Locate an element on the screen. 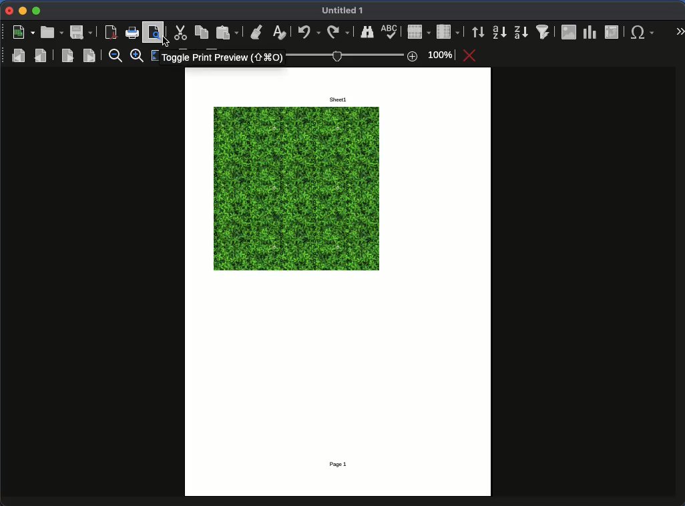 Image resolution: width=685 pixels, height=506 pixels. special character is located at coordinates (642, 32).